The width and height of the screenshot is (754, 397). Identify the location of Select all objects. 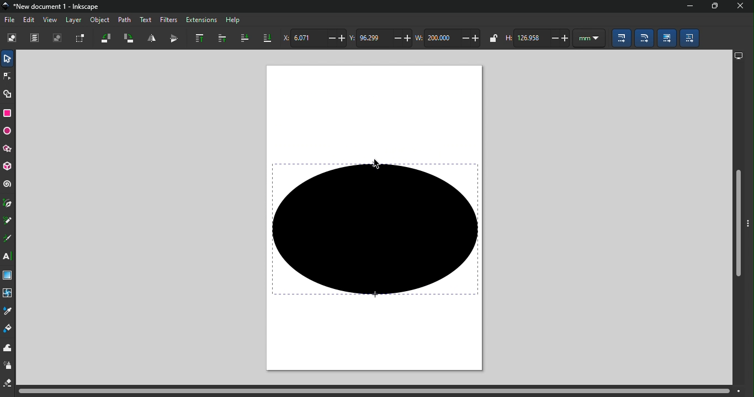
(14, 37).